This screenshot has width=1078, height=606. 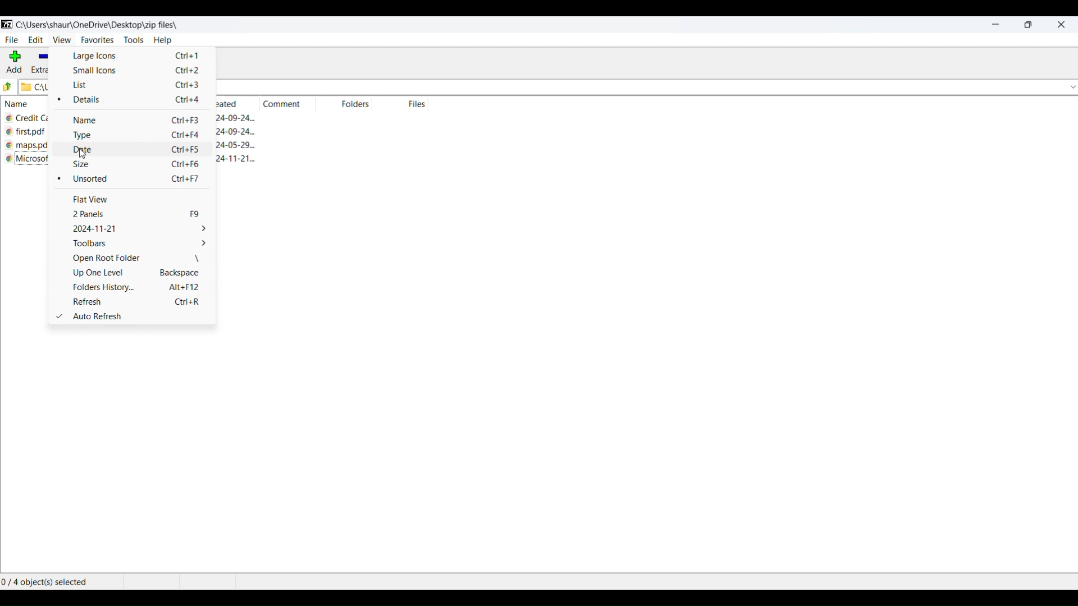 I want to click on name, so click(x=25, y=104).